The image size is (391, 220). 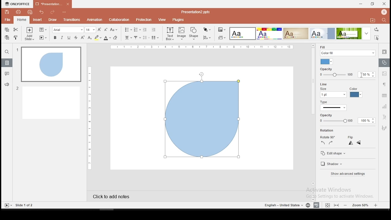 I want to click on zoom in, so click(x=346, y=205).